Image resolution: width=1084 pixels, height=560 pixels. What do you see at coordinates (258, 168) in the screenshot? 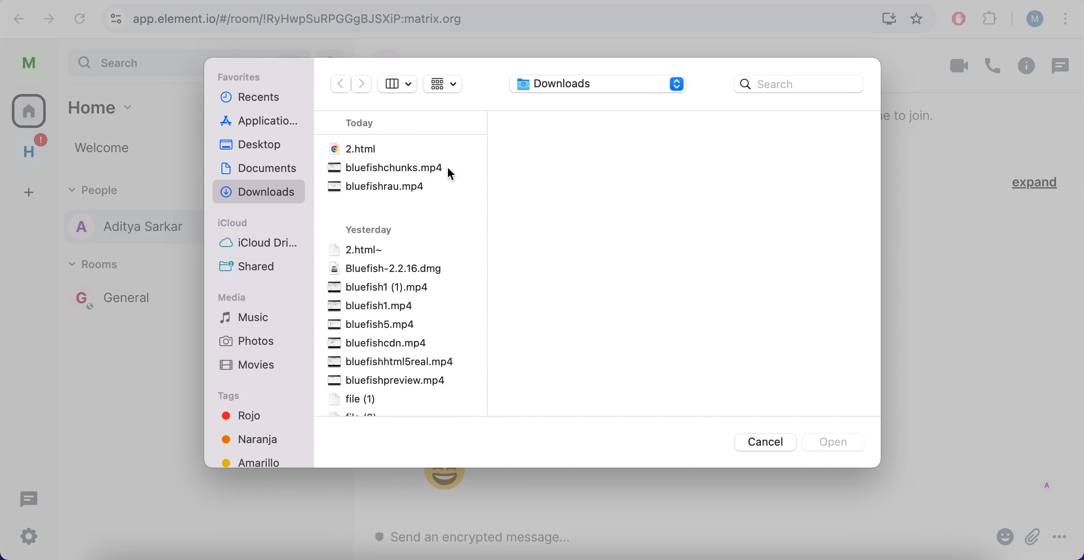
I see `documents` at bounding box center [258, 168].